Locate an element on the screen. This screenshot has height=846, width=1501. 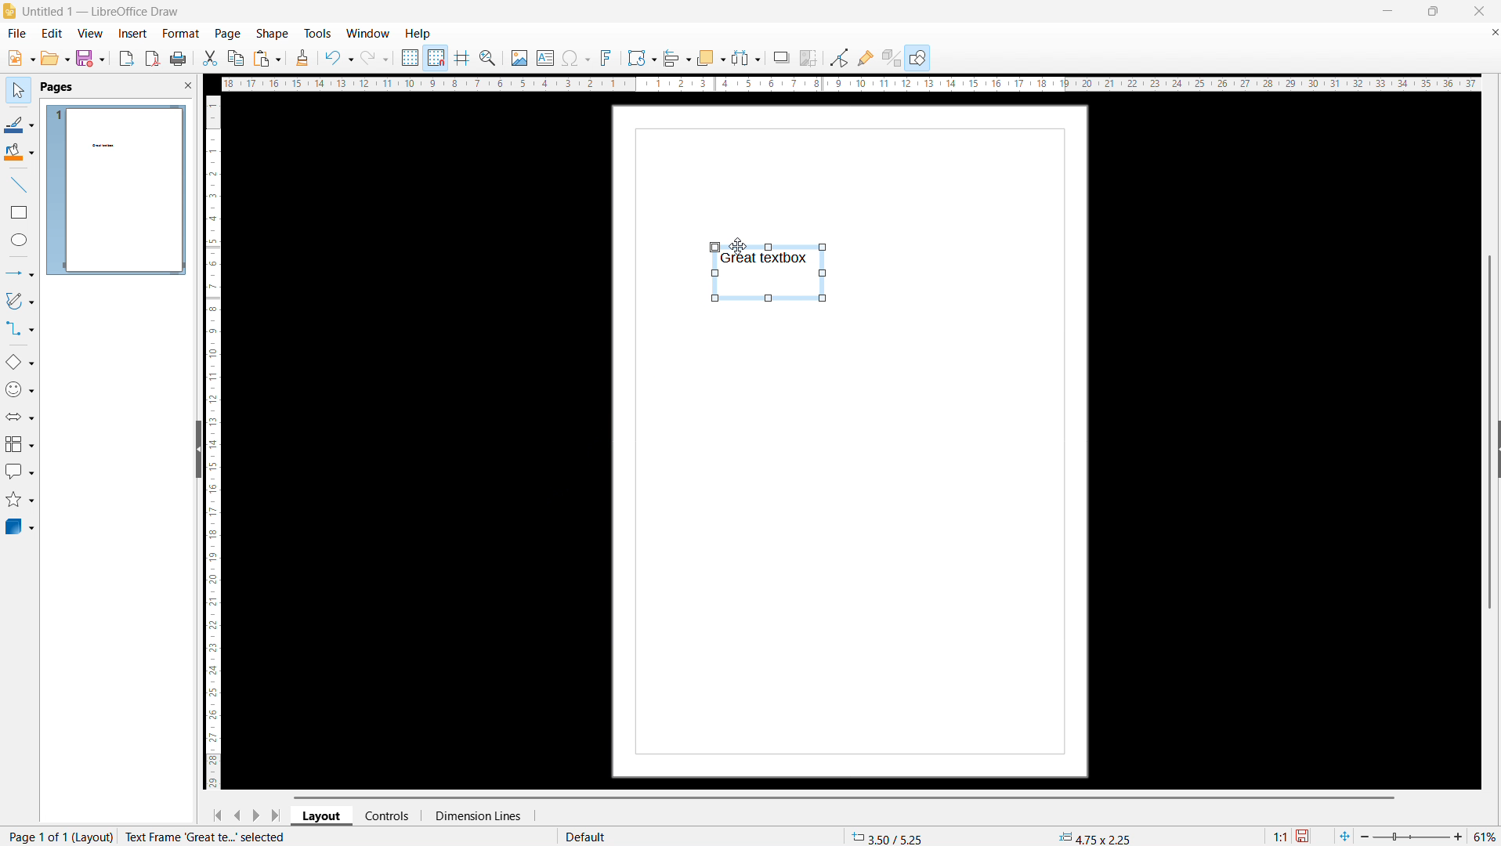
horizontal ruler is located at coordinates (850, 85).